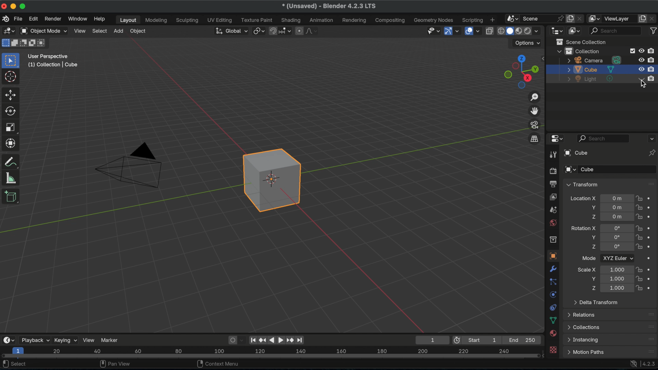  Describe the element at coordinates (54, 64) in the screenshot. I see `(1) collection cube` at that location.